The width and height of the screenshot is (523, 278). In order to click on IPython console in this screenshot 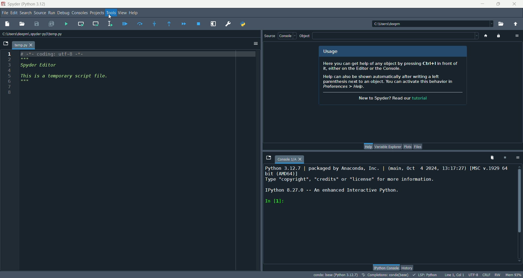, I will do `click(385, 267)`.